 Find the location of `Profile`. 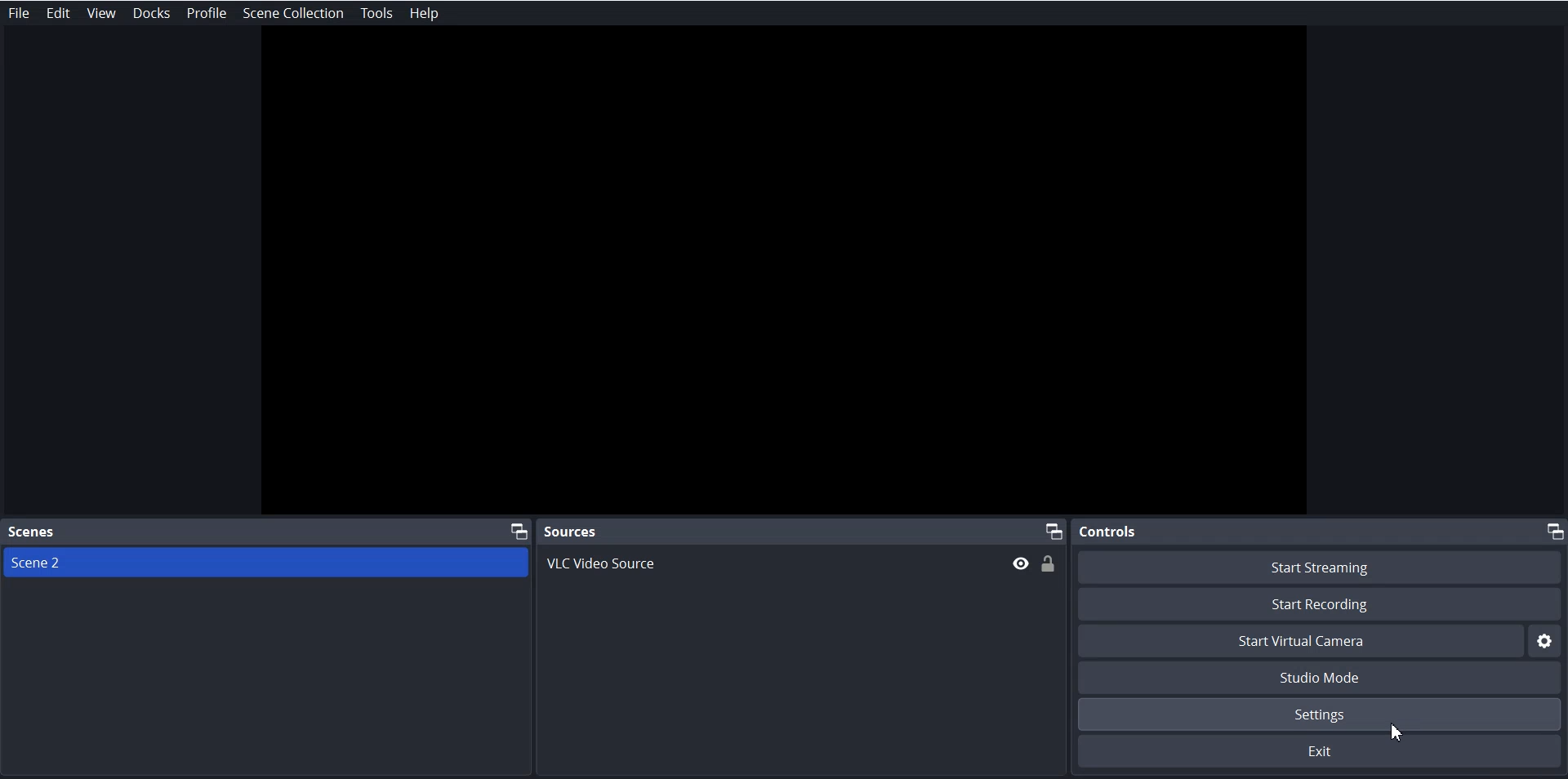

Profile is located at coordinates (207, 13).